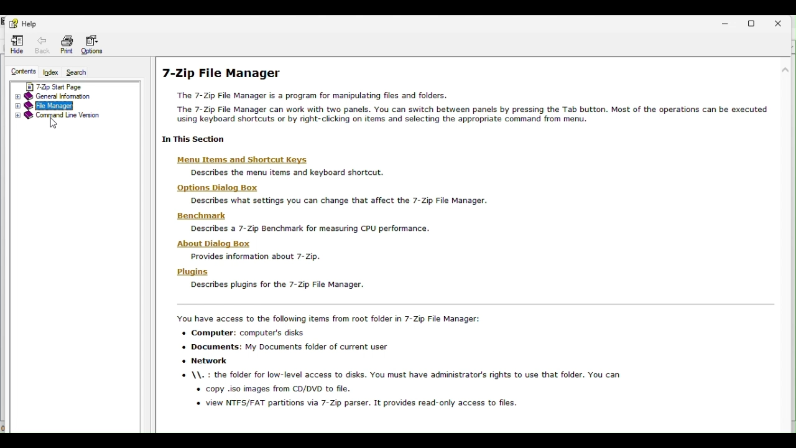 Image resolution: width=796 pixels, height=448 pixels. Describe the element at coordinates (306, 229) in the screenshot. I see `Describes a 7-Zip Benchmark for measunng CPU performance.` at that location.